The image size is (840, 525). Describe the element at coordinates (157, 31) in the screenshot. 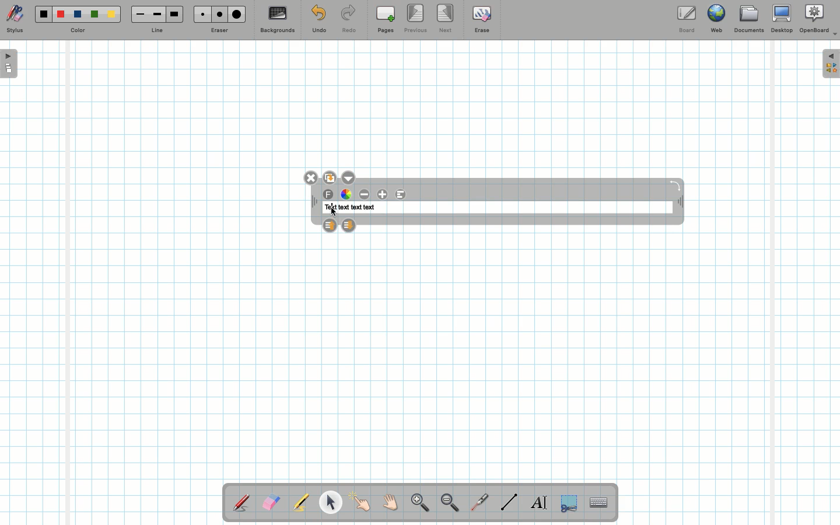

I see `Line` at that location.